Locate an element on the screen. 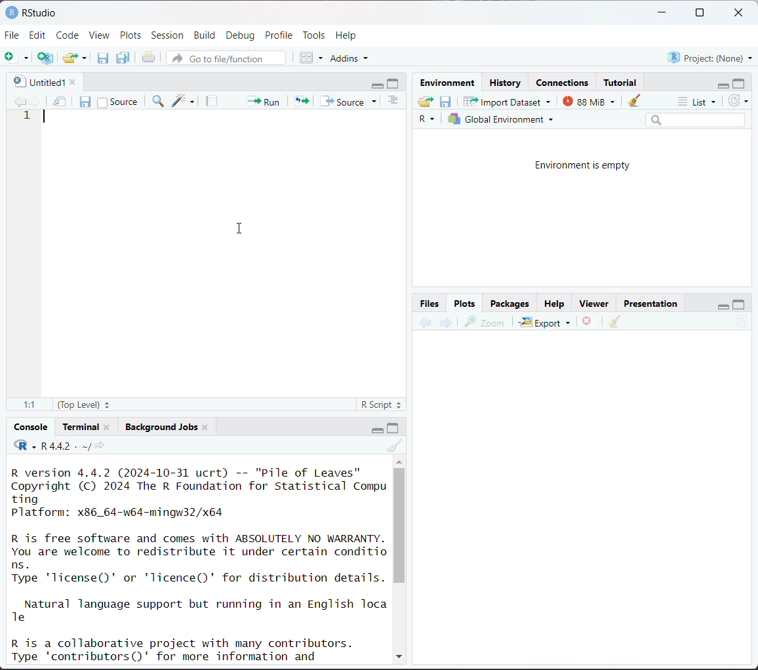 The height and width of the screenshot is (670, 758). Export is located at coordinates (546, 322).